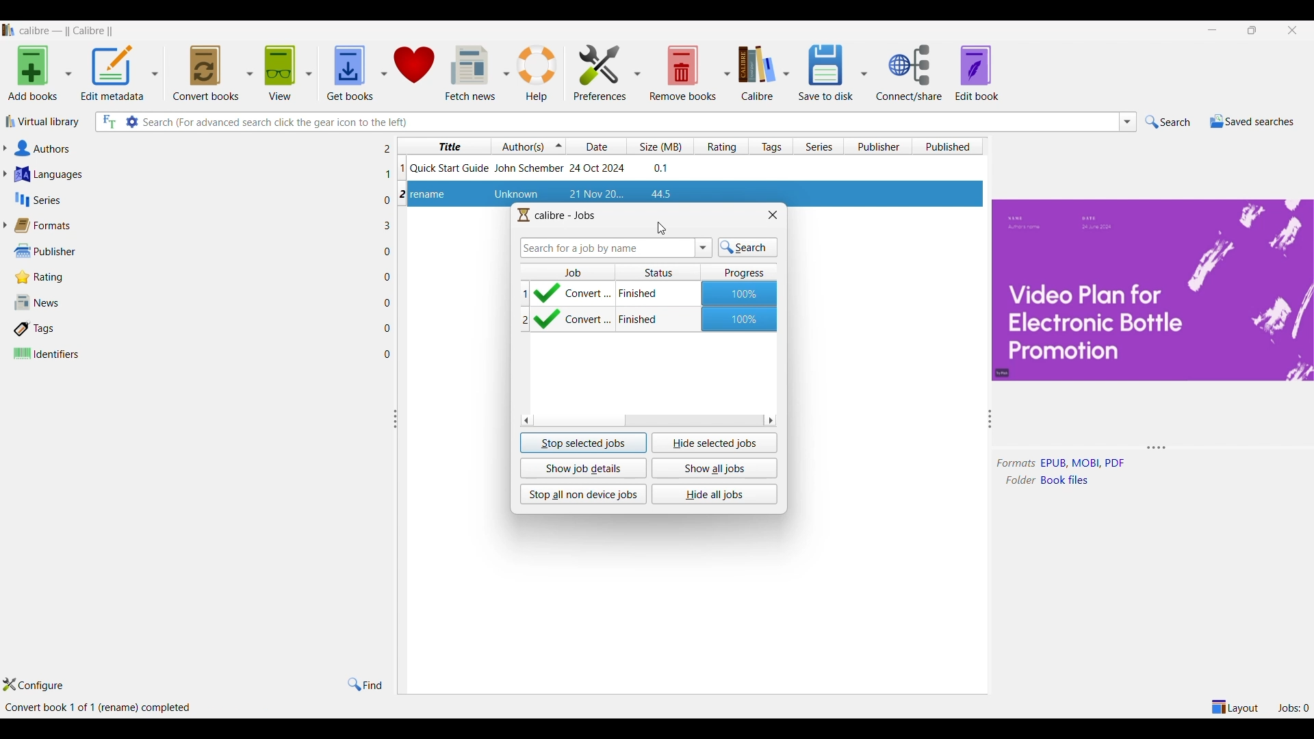 The image size is (1314, 739). What do you see at coordinates (1151, 289) in the screenshot?
I see `Preview and details changed` at bounding box center [1151, 289].